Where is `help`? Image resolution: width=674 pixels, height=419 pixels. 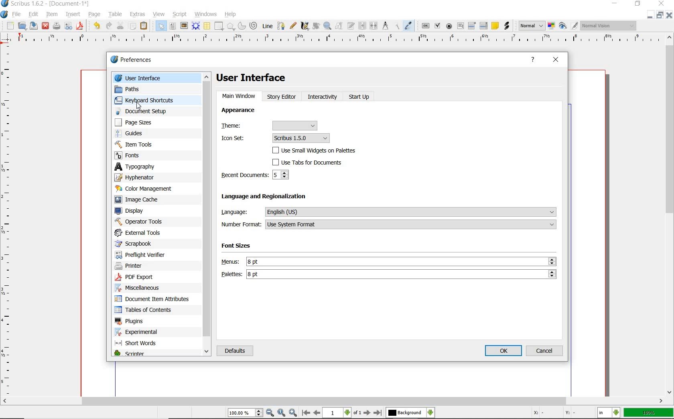 help is located at coordinates (533, 60).